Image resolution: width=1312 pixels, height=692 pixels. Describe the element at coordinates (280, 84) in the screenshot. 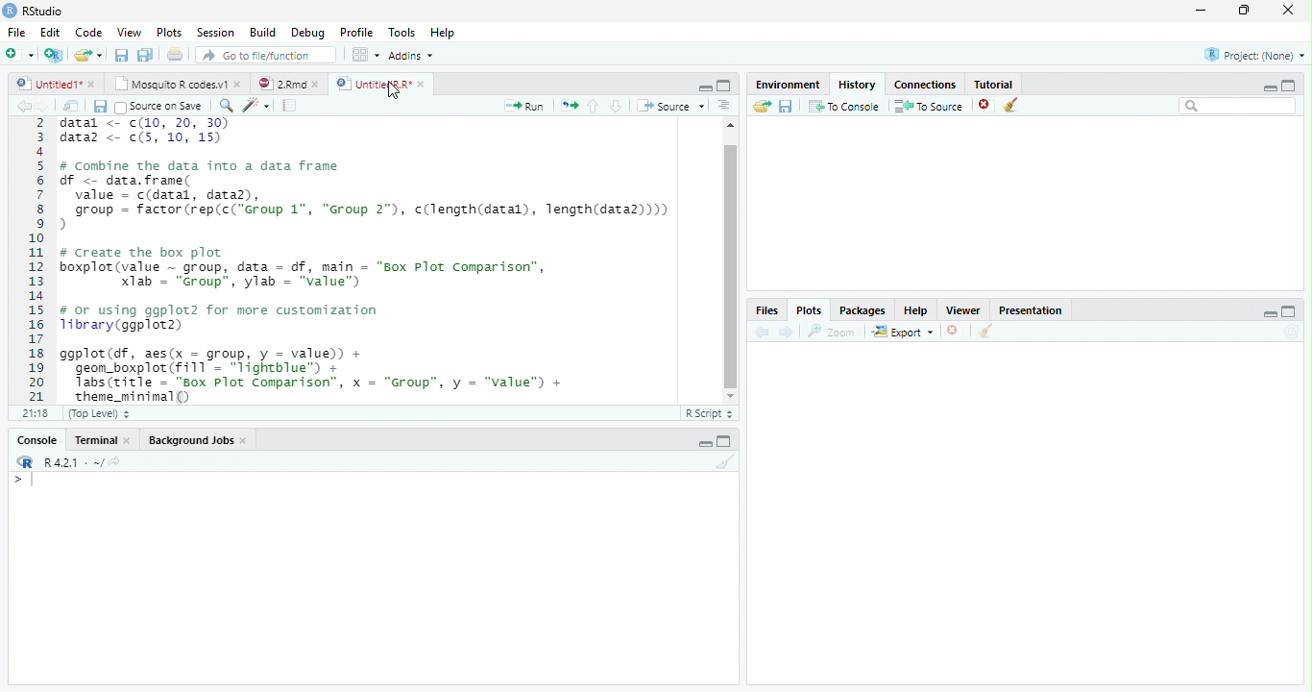

I see `2.Rmd` at that location.